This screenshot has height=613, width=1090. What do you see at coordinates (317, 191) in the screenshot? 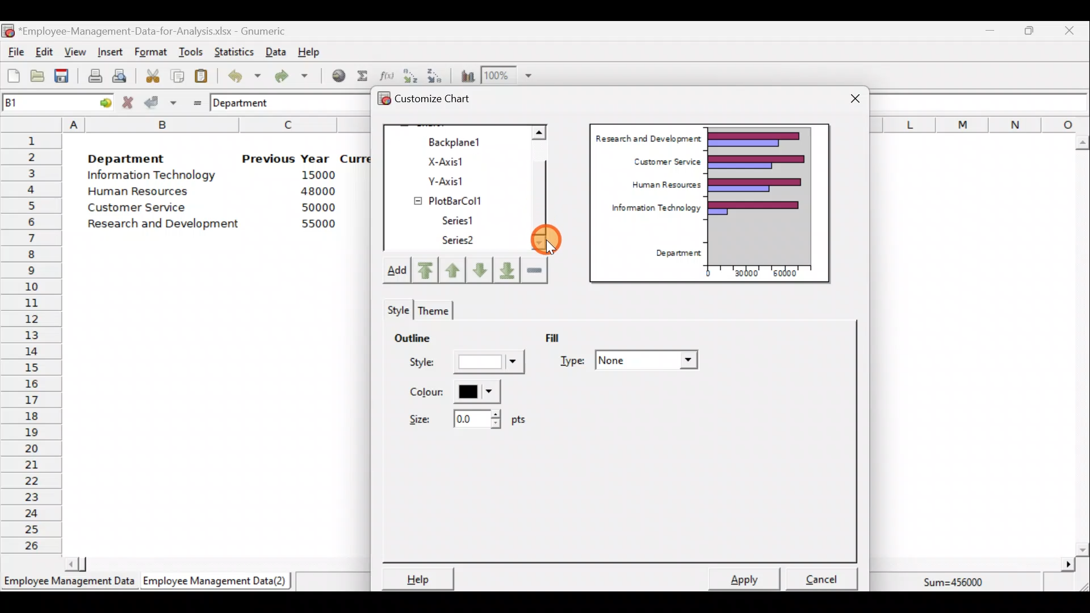
I see `48000` at bounding box center [317, 191].